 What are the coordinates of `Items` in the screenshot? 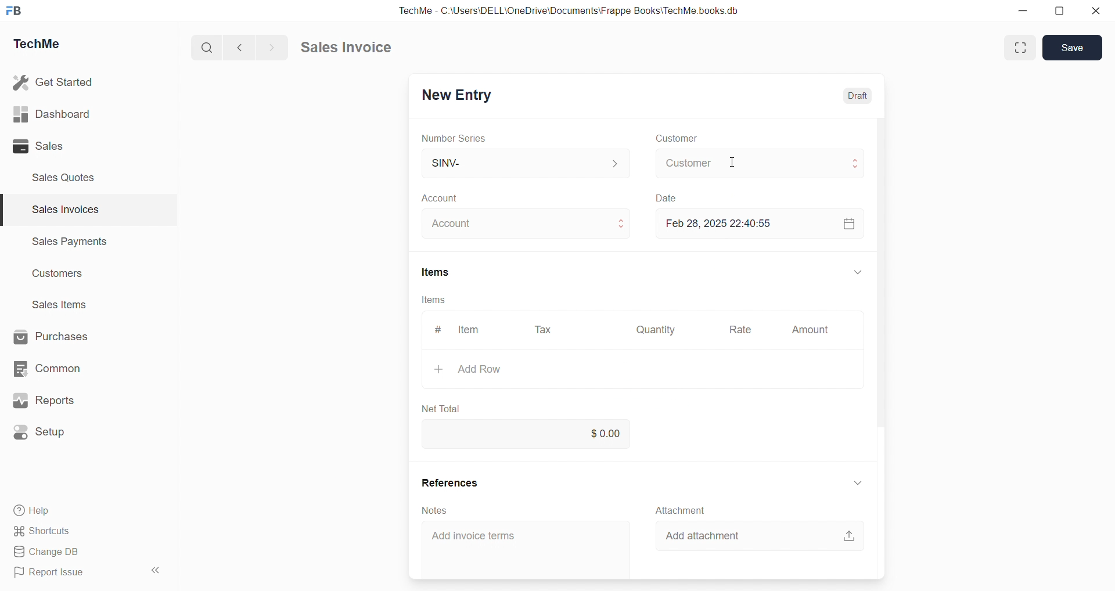 It's located at (433, 300).